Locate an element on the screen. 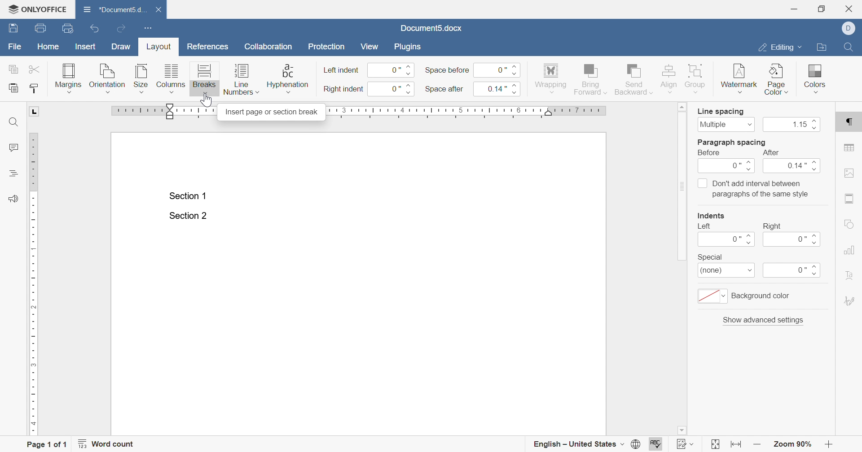  save is located at coordinates (13, 28).